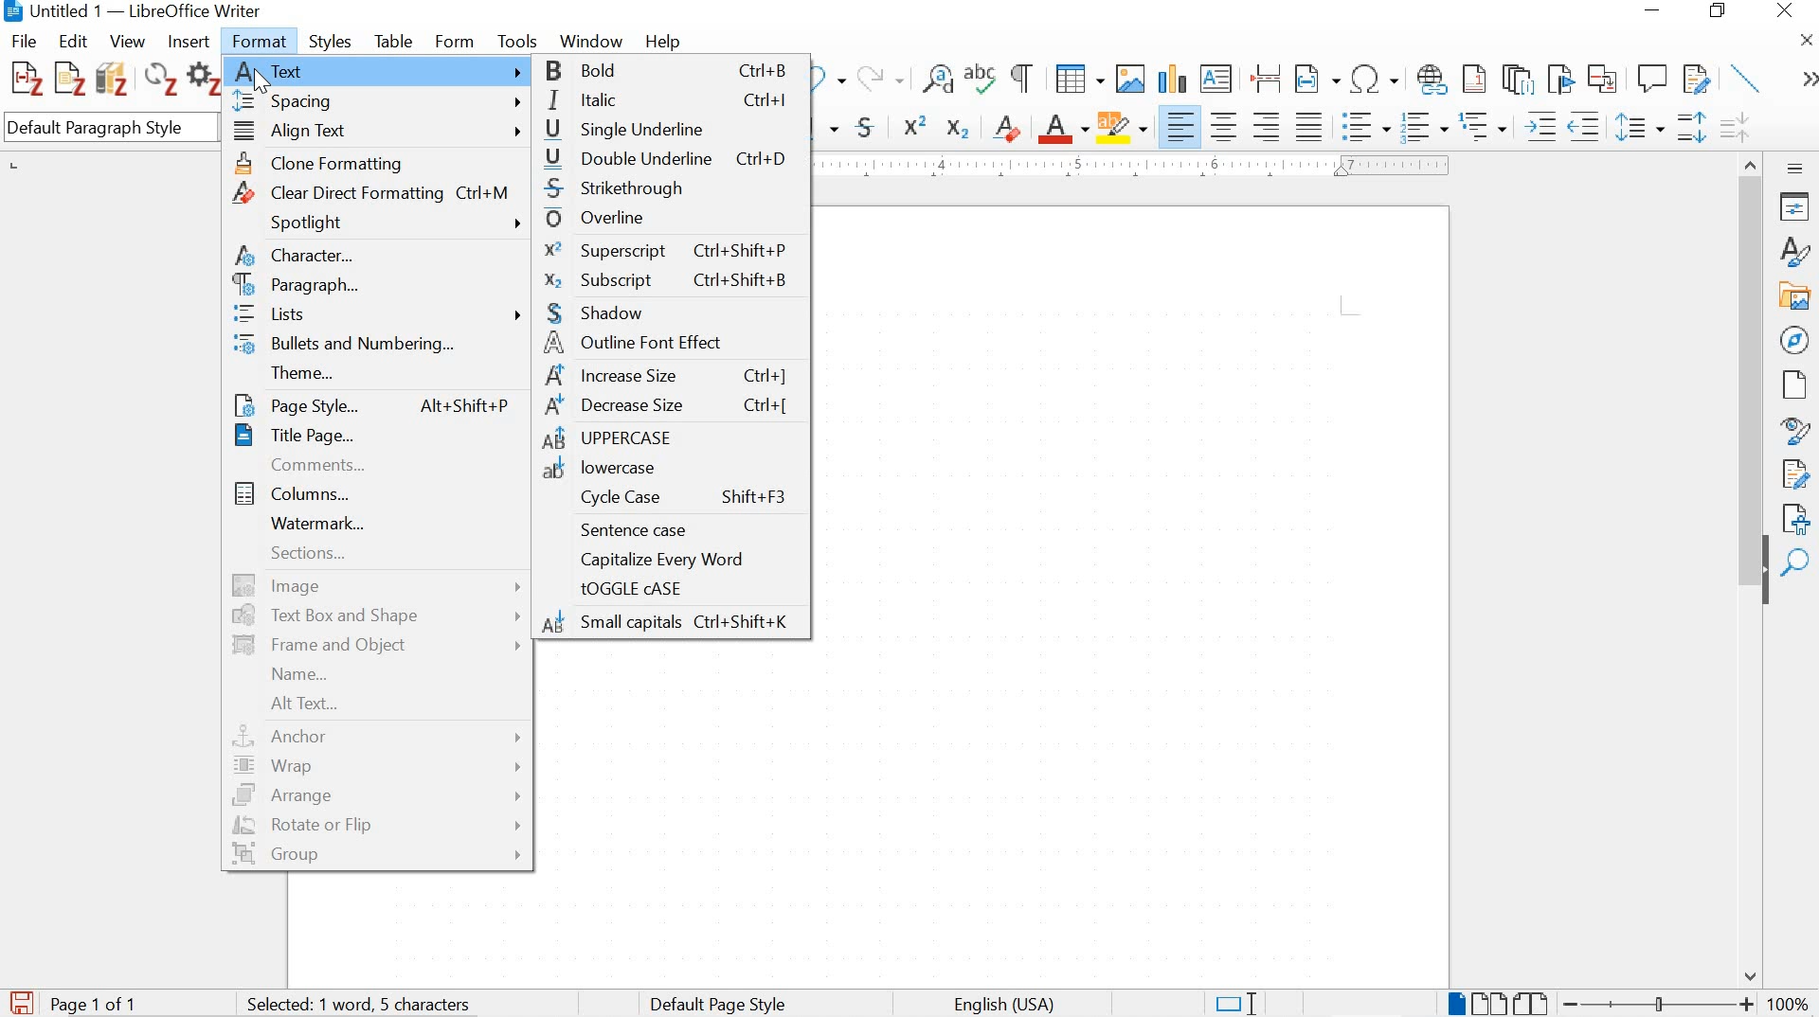 The height and width of the screenshot is (1017, 1819). Describe the element at coordinates (1224, 126) in the screenshot. I see `align center` at that location.